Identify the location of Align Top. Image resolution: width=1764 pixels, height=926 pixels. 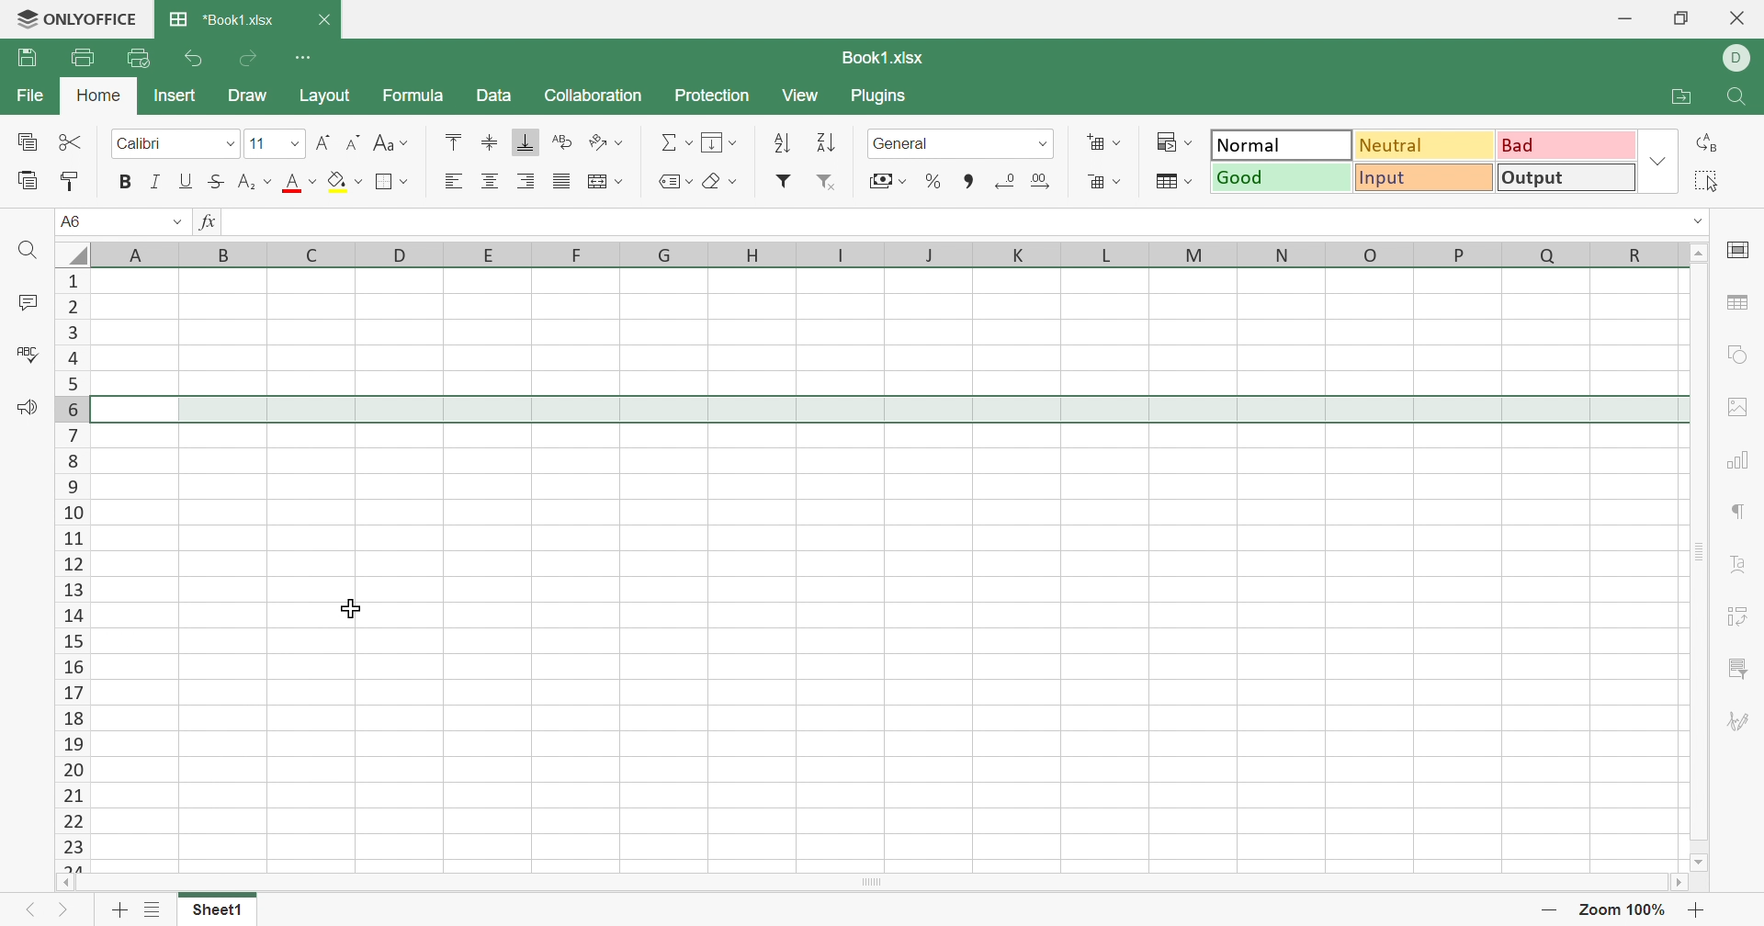
(454, 141).